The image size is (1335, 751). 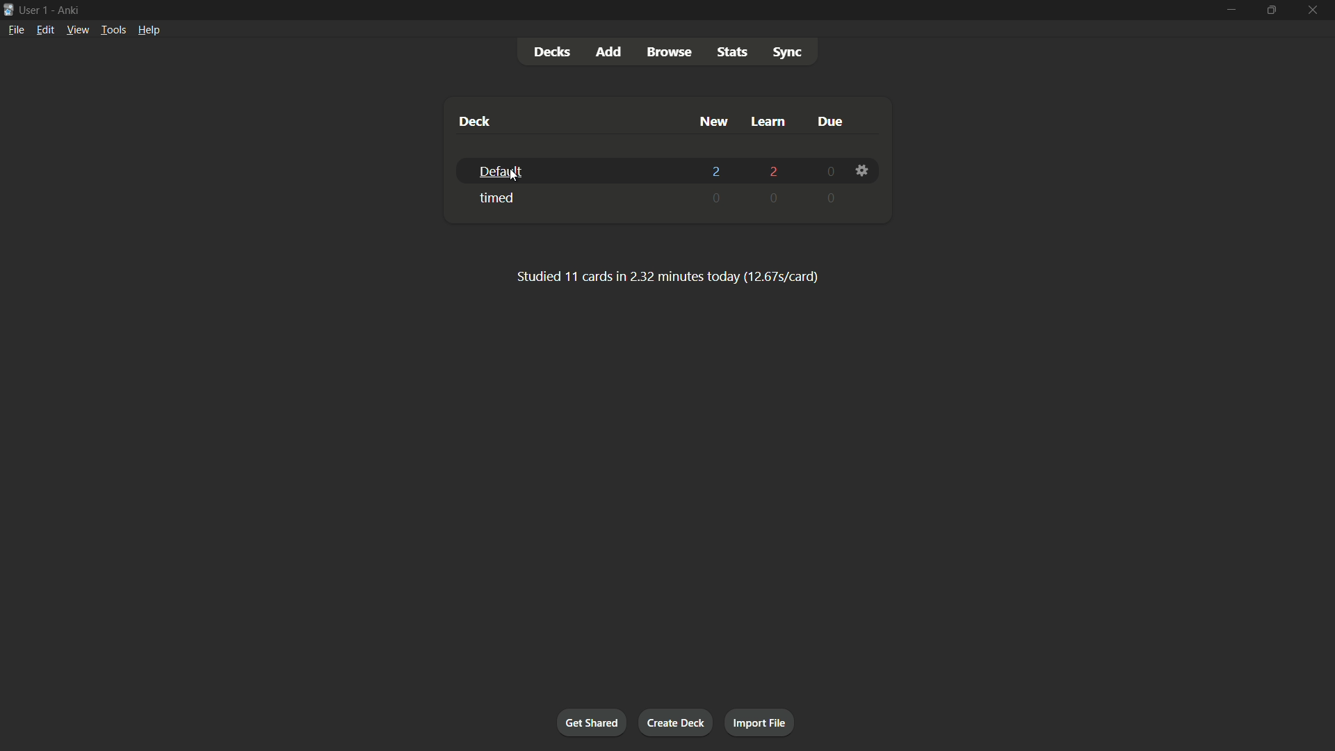 What do you see at coordinates (662, 277) in the screenshot?
I see `Studied 11 cards in 2.32 minutes today (12.67s/card)` at bounding box center [662, 277].